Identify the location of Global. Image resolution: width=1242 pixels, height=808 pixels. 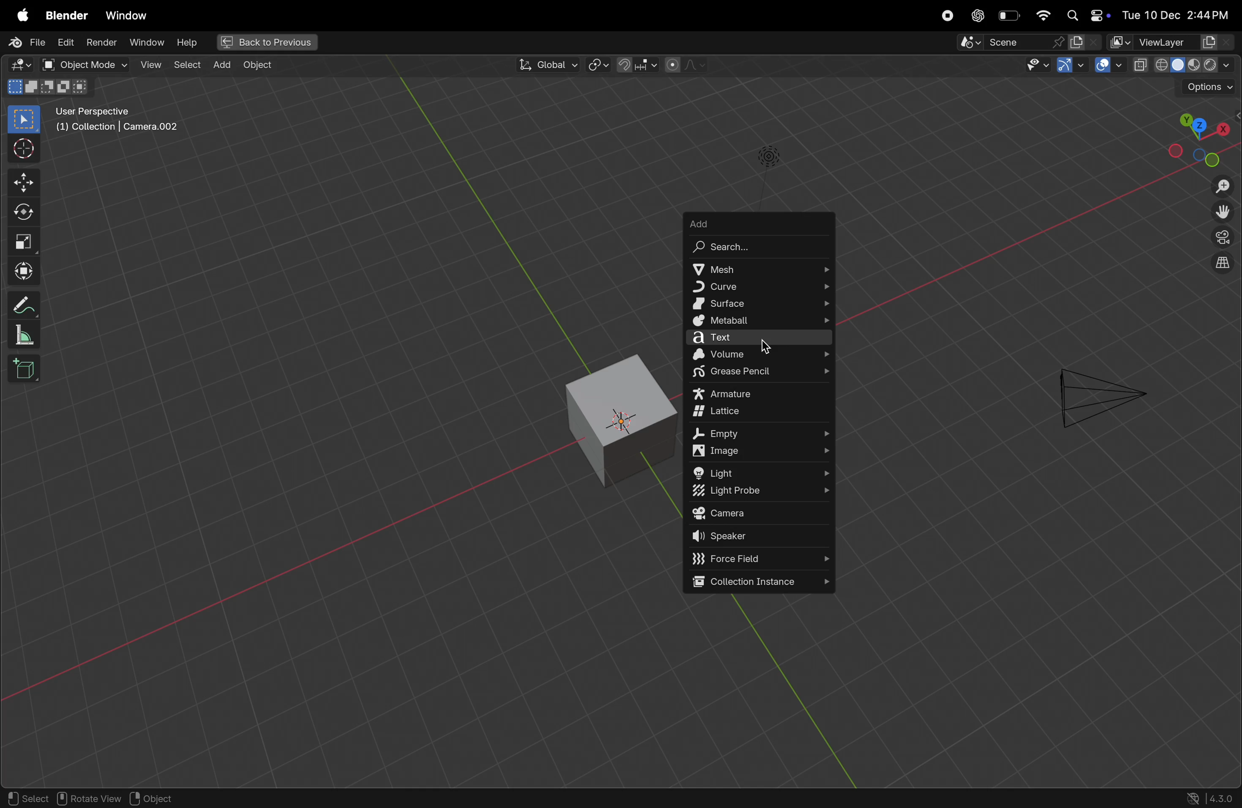
(546, 65).